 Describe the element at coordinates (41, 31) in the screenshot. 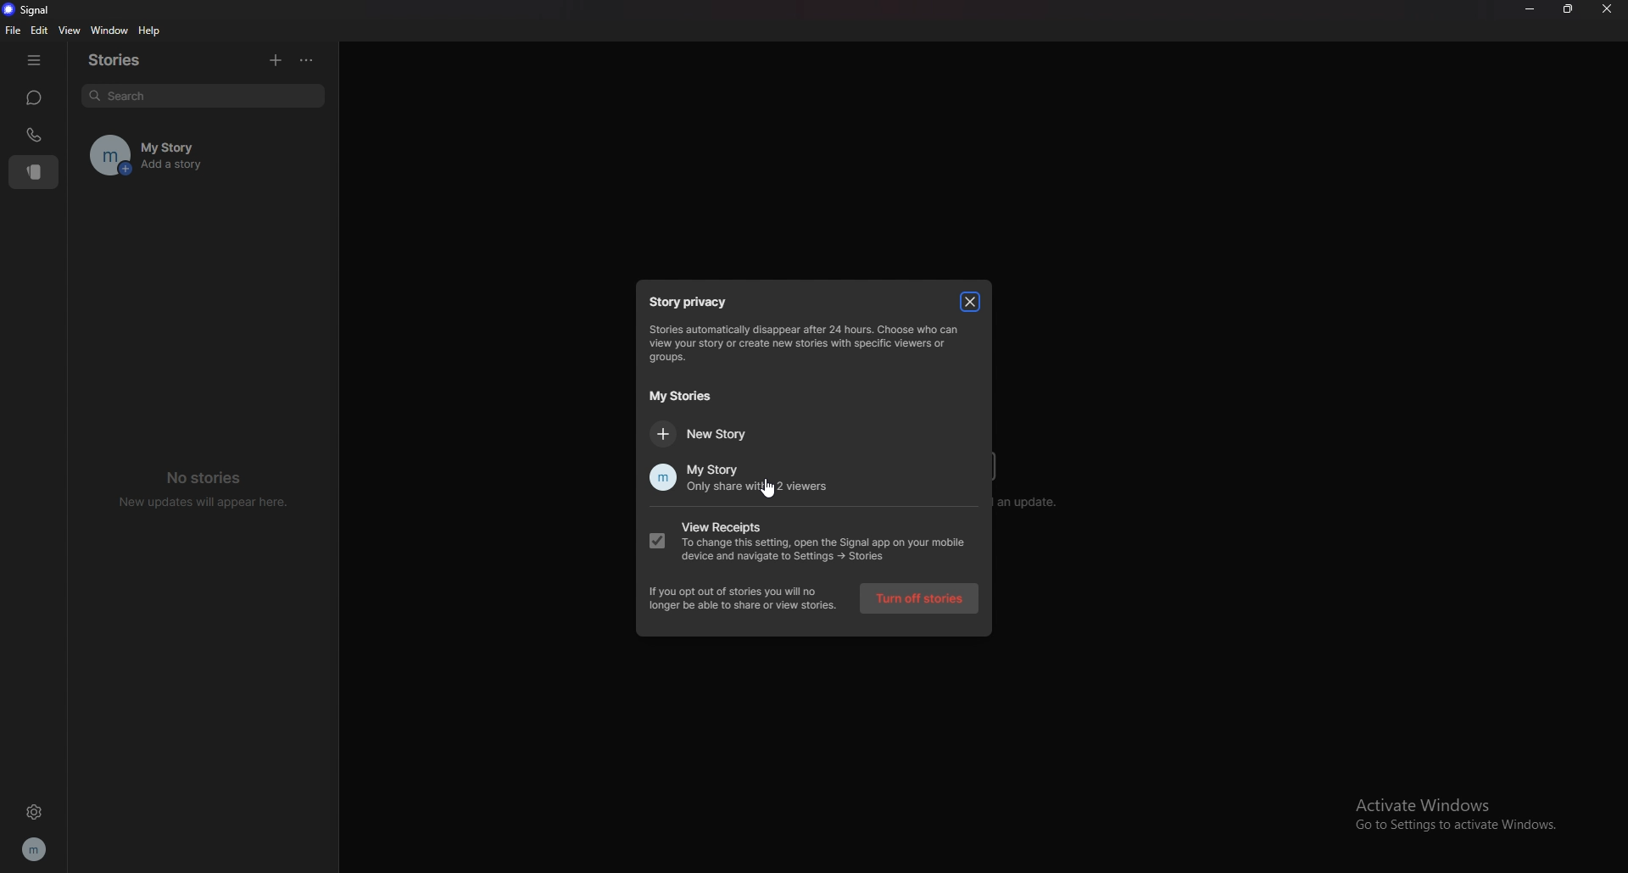

I see `edit` at that location.